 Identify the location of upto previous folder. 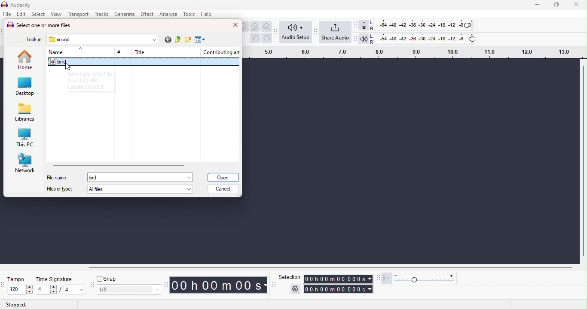
(178, 40).